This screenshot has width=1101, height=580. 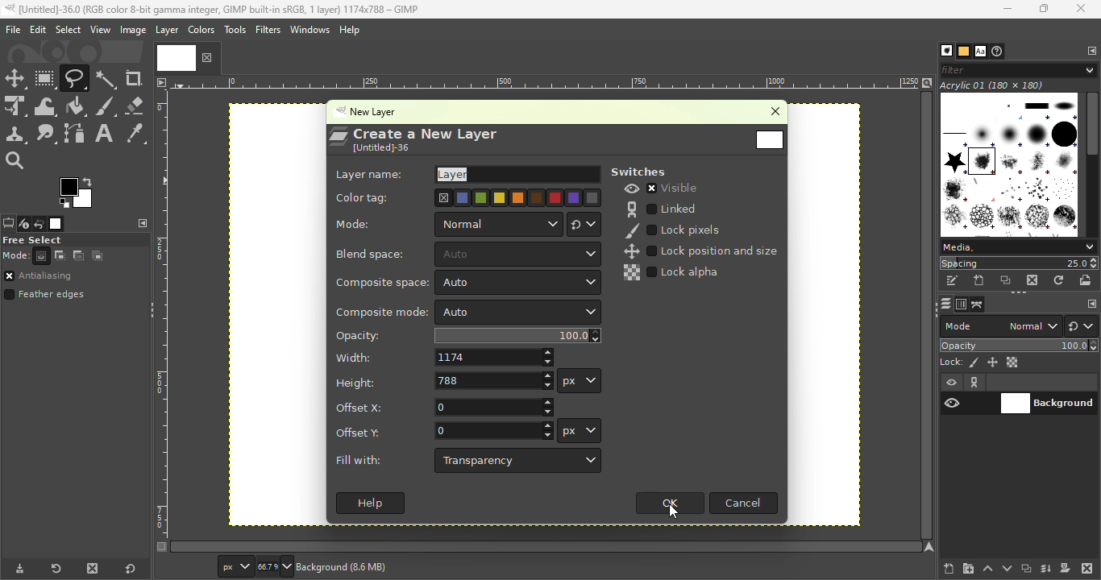 What do you see at coordinates (1093, 164) in the screenshot?
I see `Horizontal scroll bar` at bounding box center [1093, 164].